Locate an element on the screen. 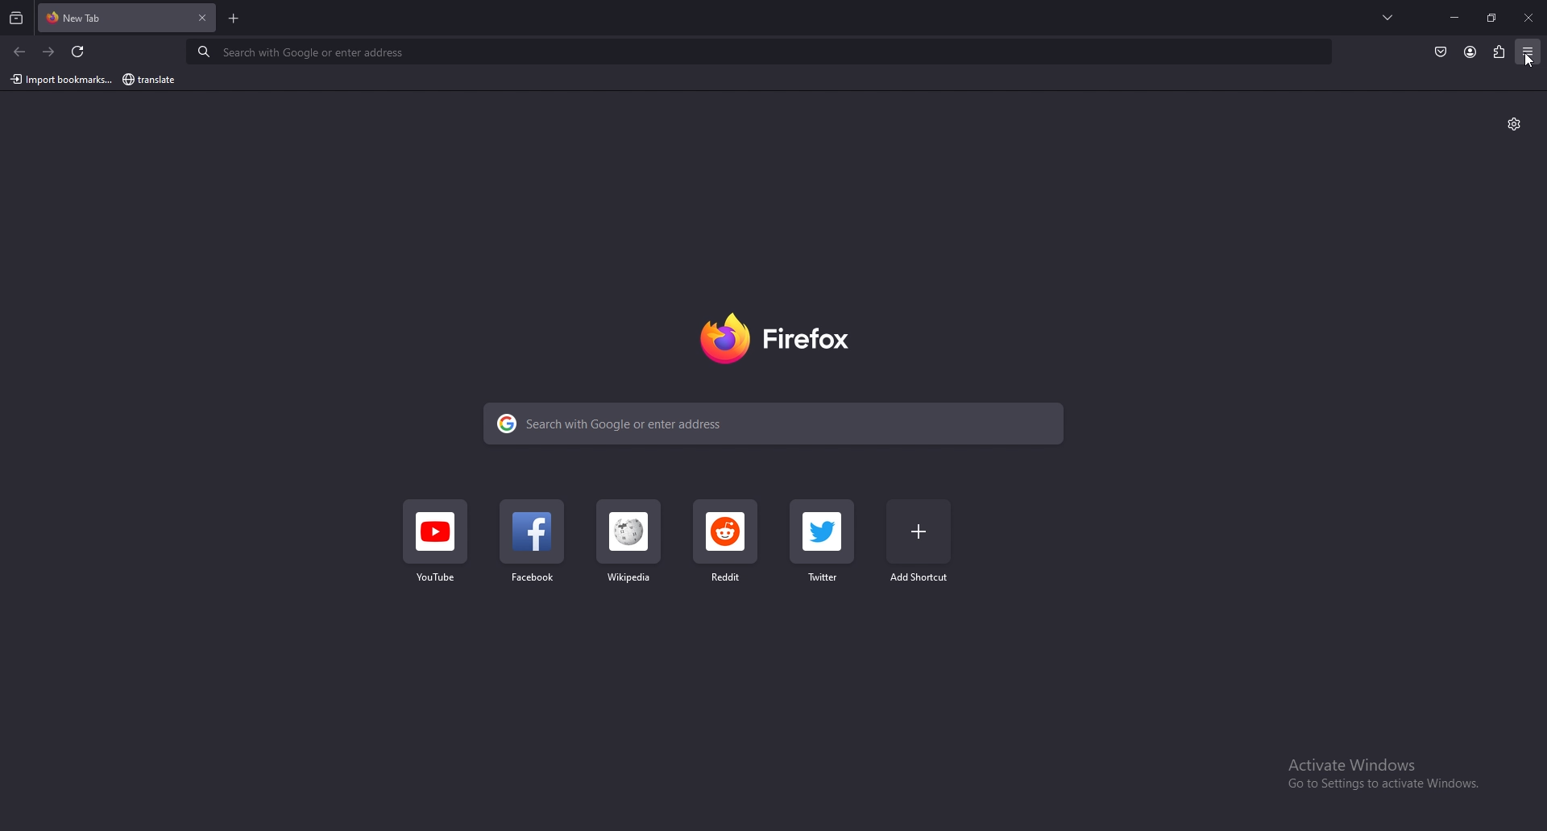 The height and width of the screenshot is (831, 1547). recent browsing is located at coordinates (16, 18).